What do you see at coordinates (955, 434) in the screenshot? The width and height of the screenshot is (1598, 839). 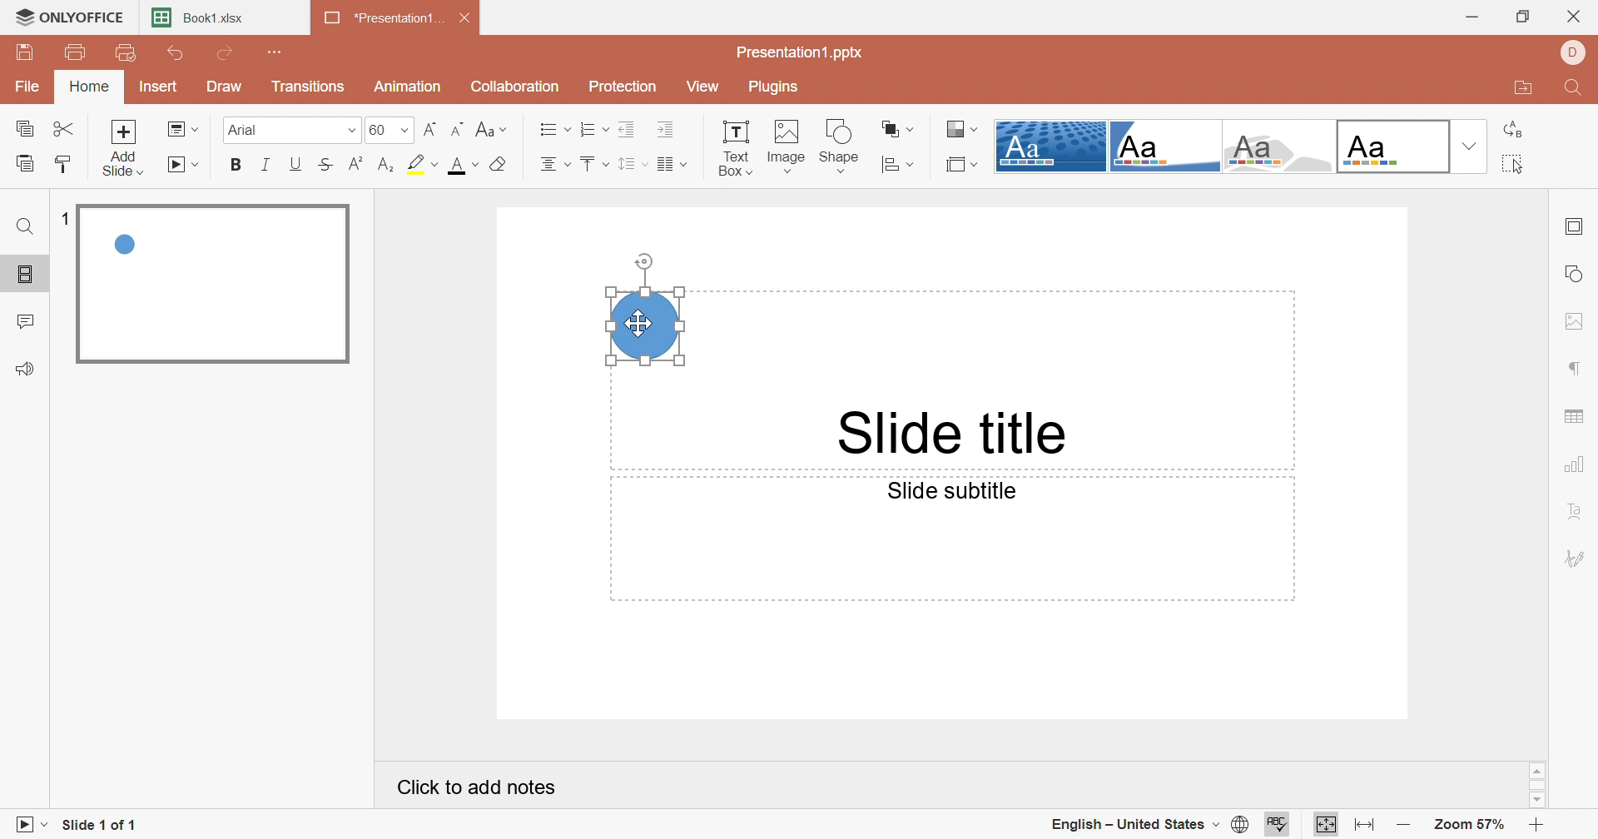 I see `Slide title` at bounding box center [955, 434].